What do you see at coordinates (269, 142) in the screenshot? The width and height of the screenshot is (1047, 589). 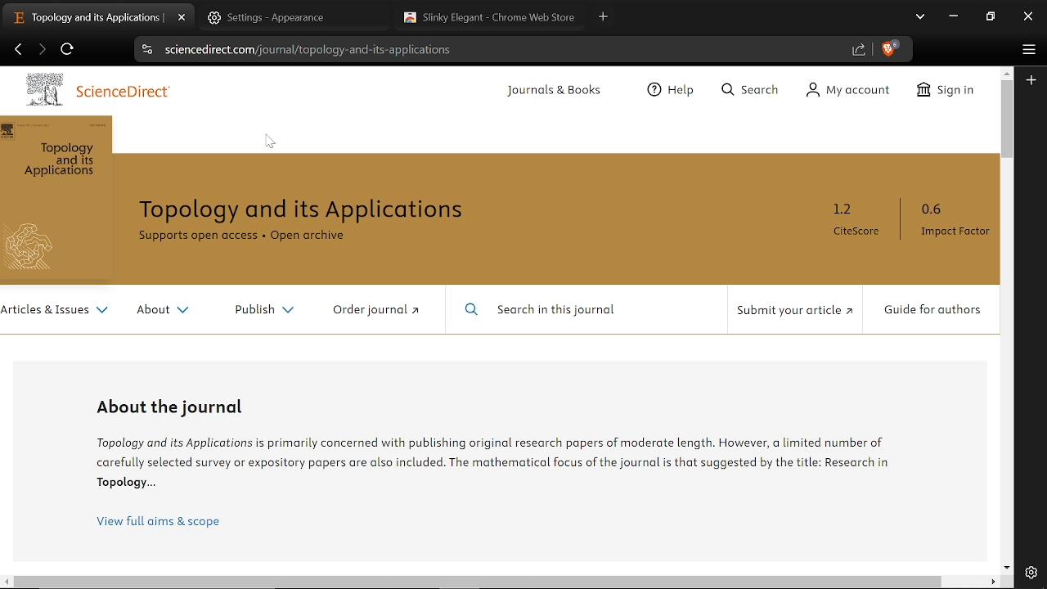 I see `Cursor` at bounding box center [269, 142].